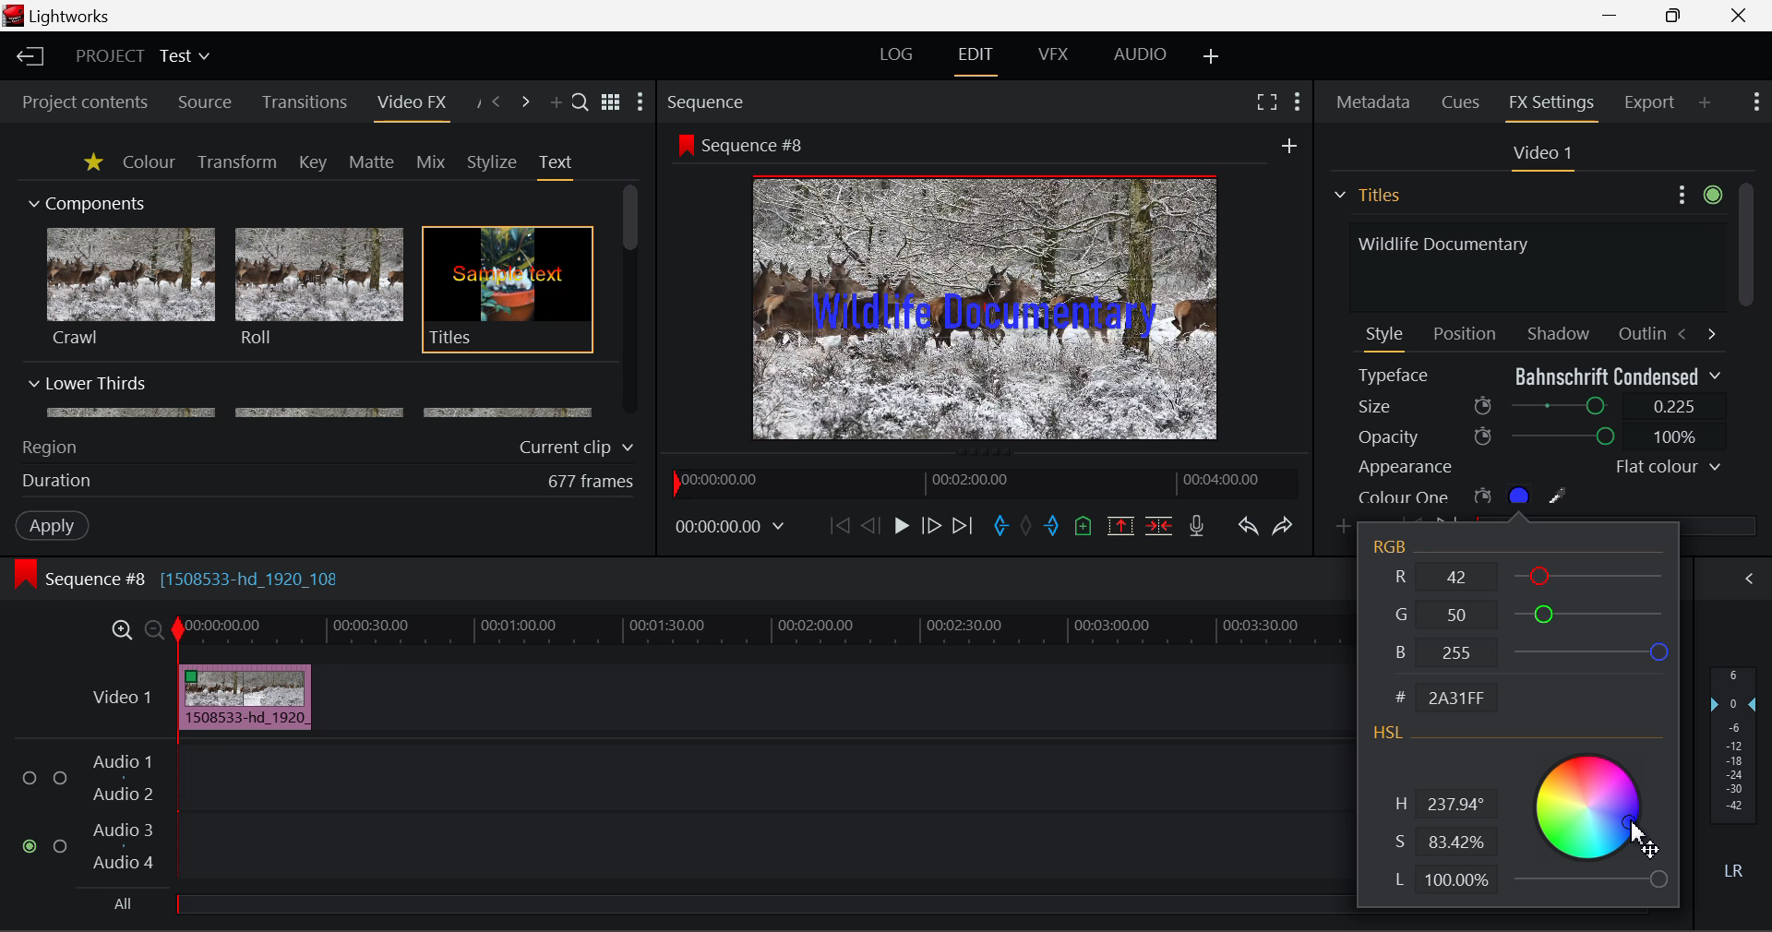 The width and height of the screenshot is (1772, 932). I want to click on VFX Layout, so click(1052, 54).